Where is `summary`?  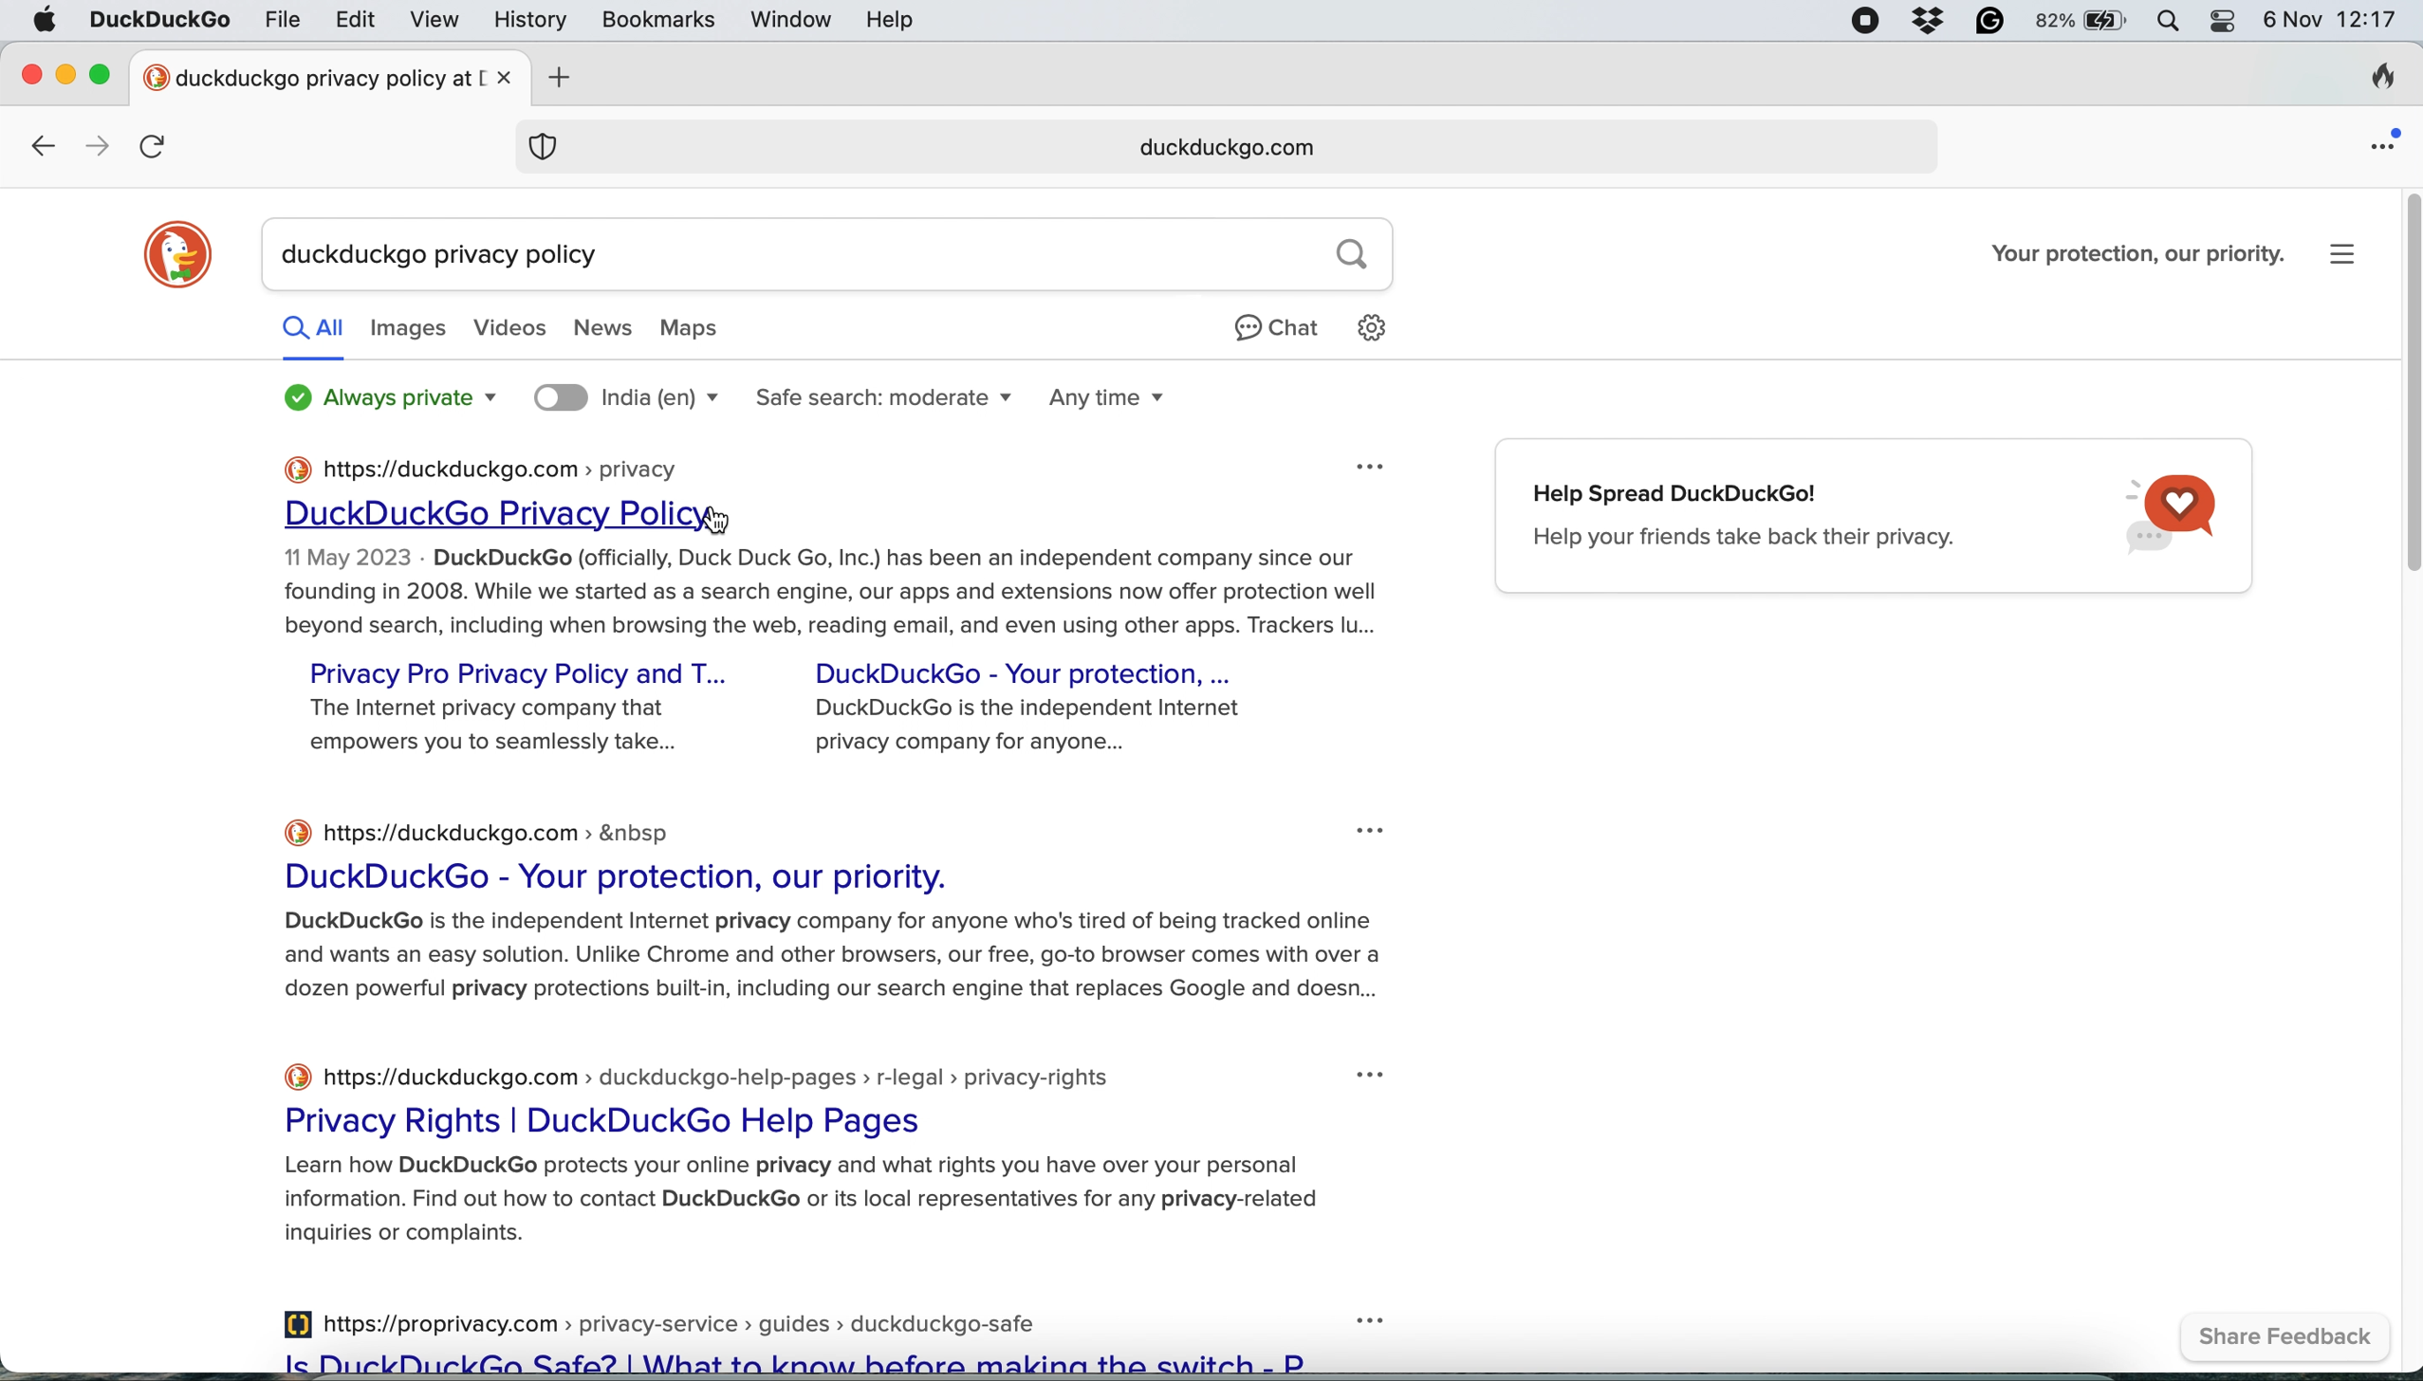 summary is located at coordinates (839, 971).